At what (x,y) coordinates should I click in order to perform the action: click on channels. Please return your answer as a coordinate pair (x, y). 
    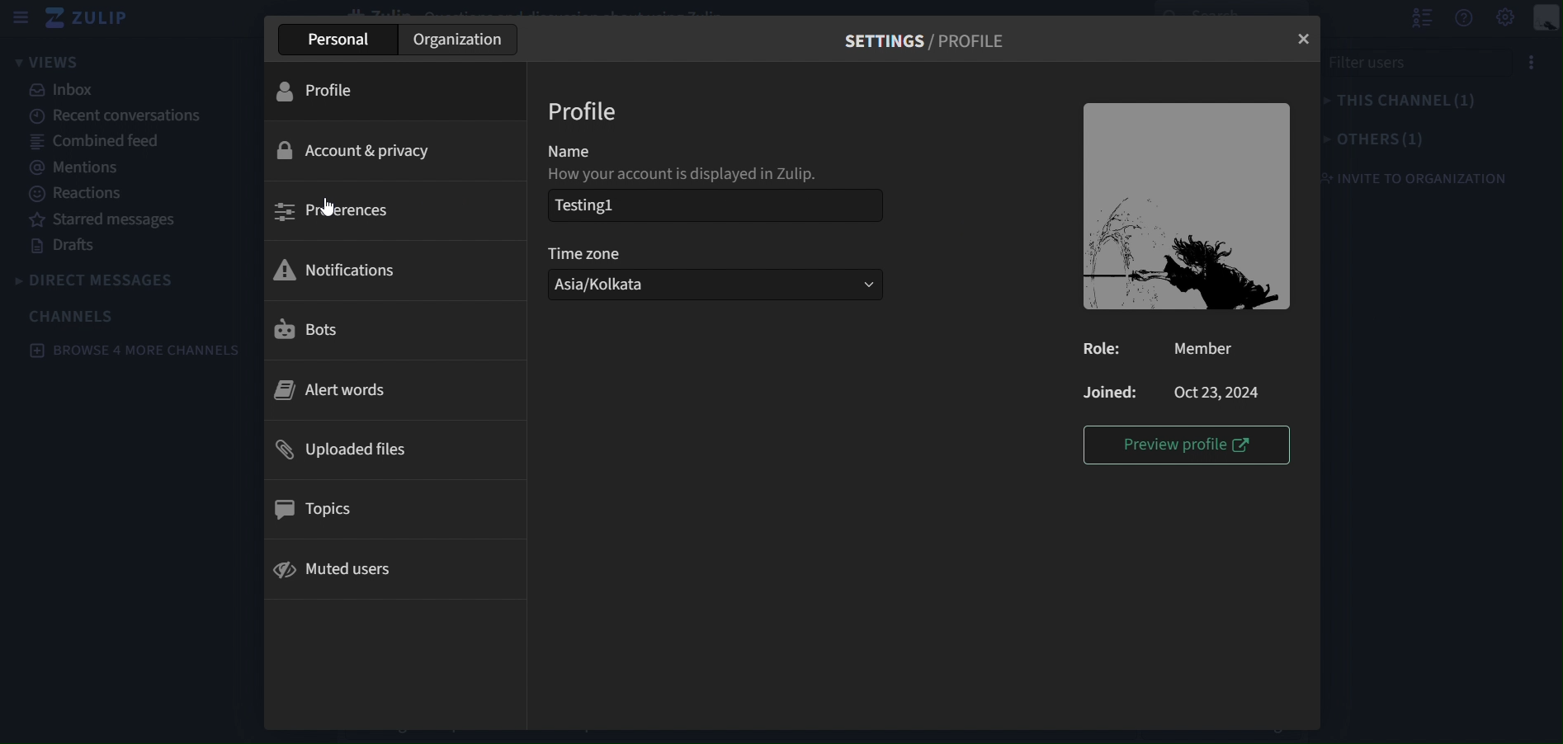
    Looking at the image, I should click on (74, 316).